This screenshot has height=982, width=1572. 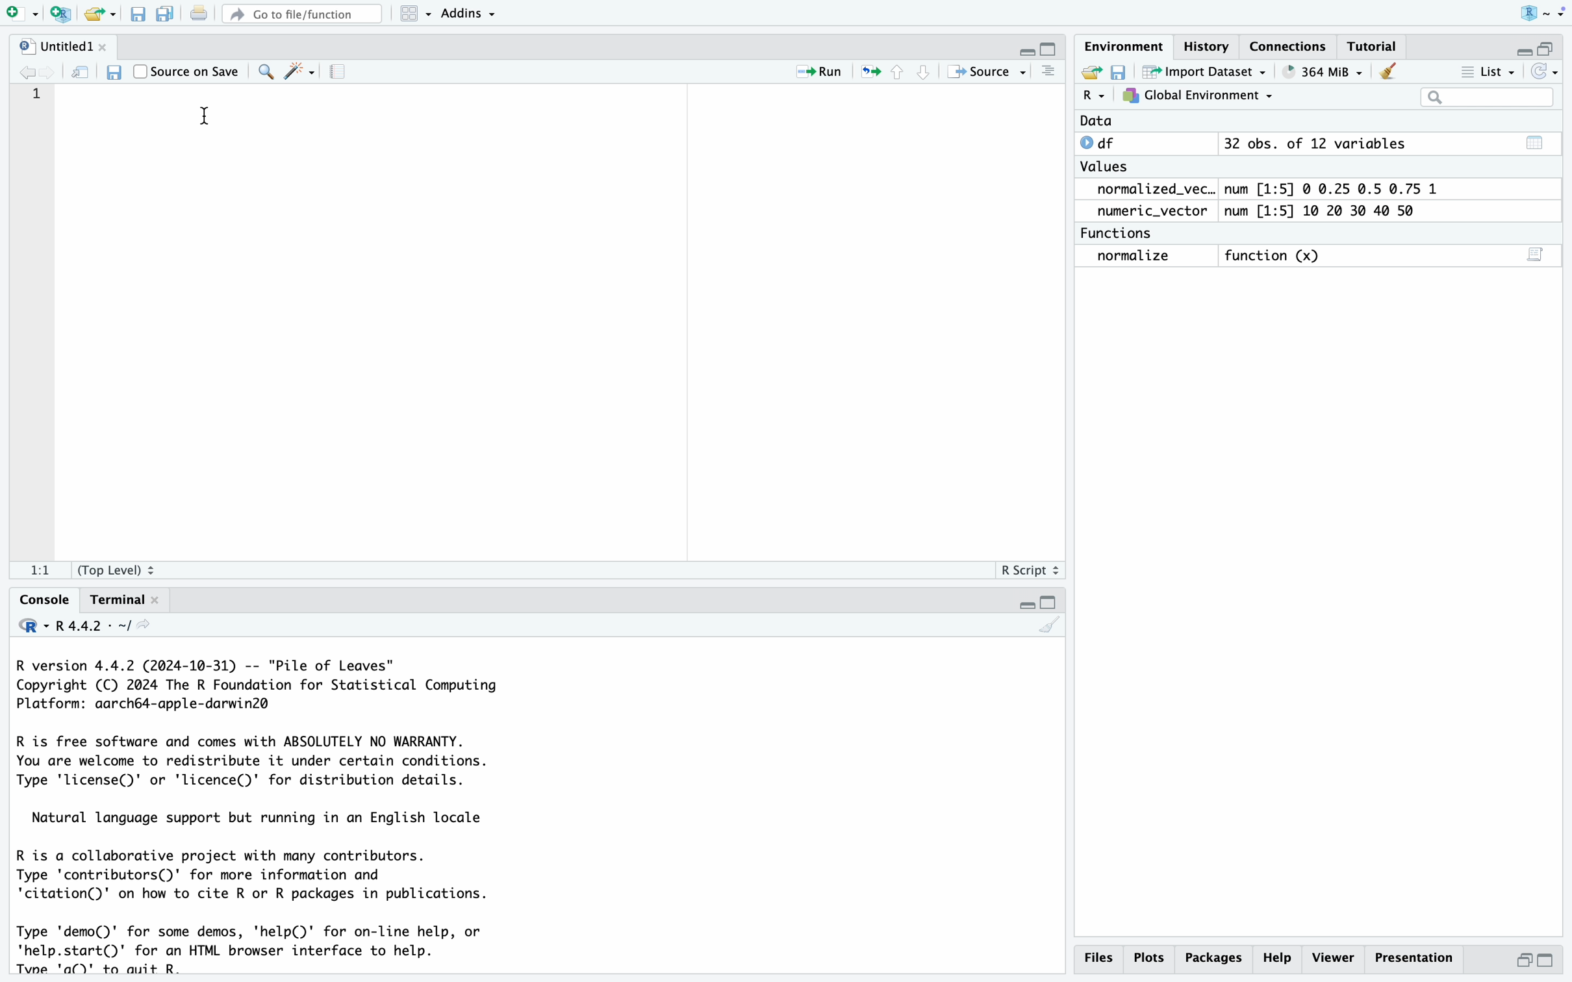 I want to click on Front, so click(x=53, y=71).